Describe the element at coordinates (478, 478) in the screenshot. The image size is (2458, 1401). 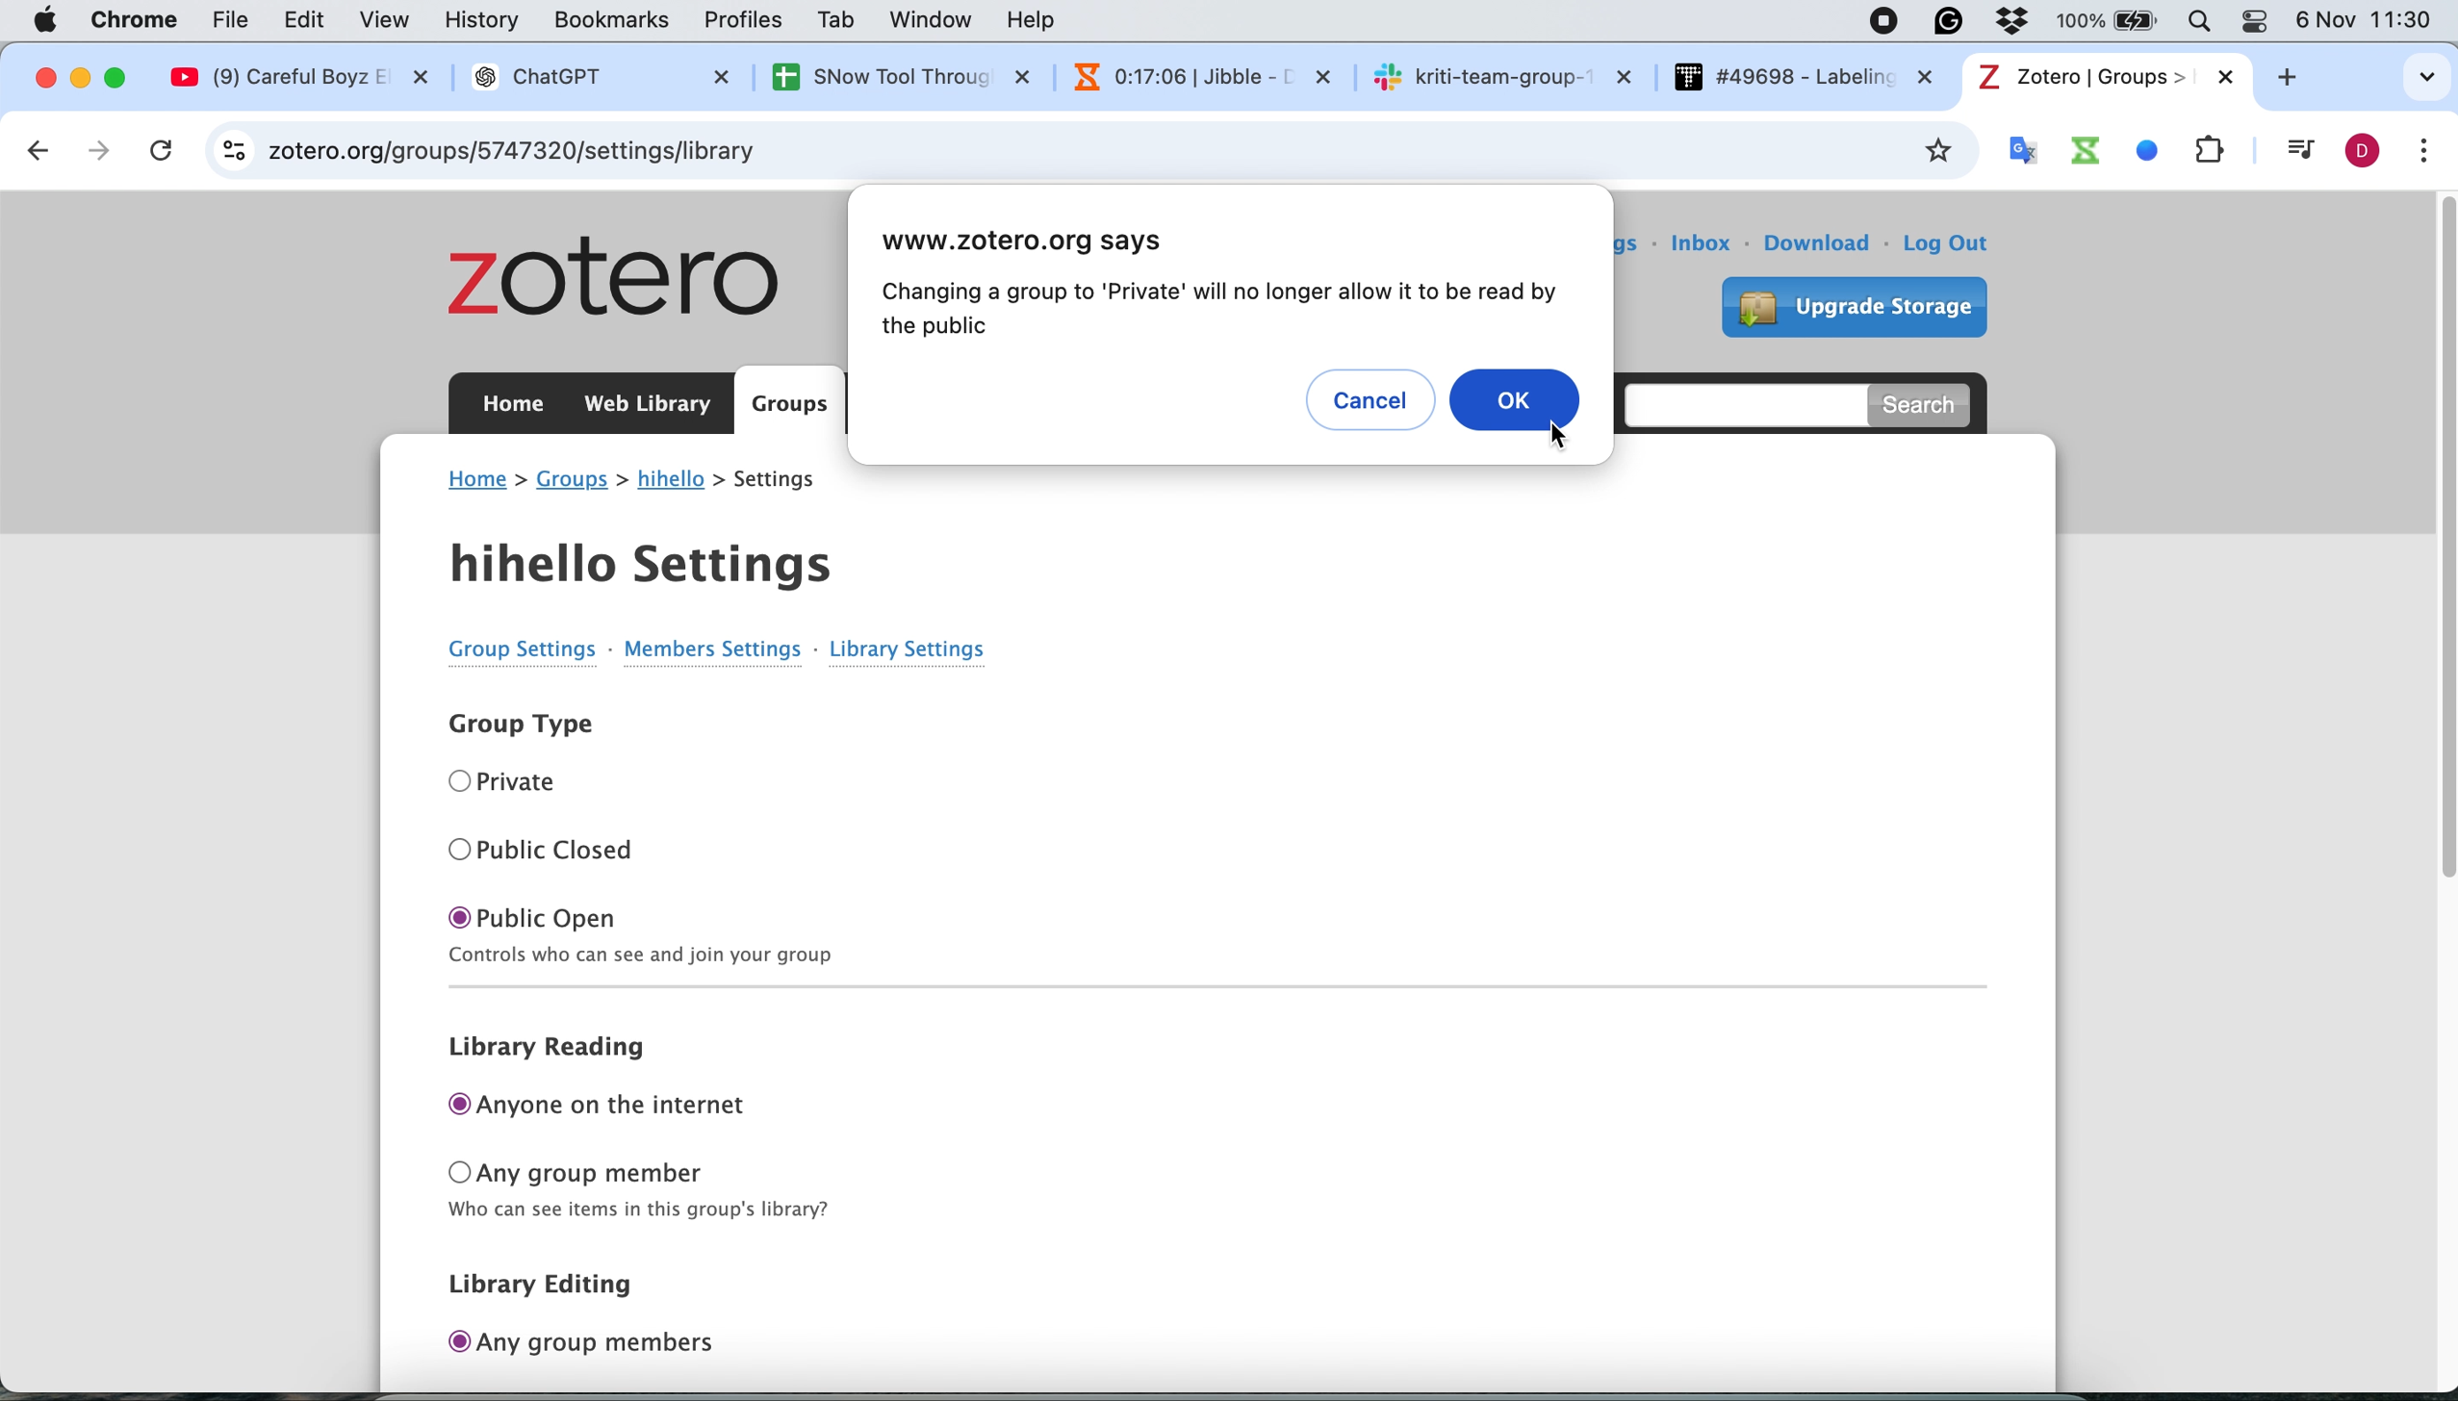
I see `home` at that location.